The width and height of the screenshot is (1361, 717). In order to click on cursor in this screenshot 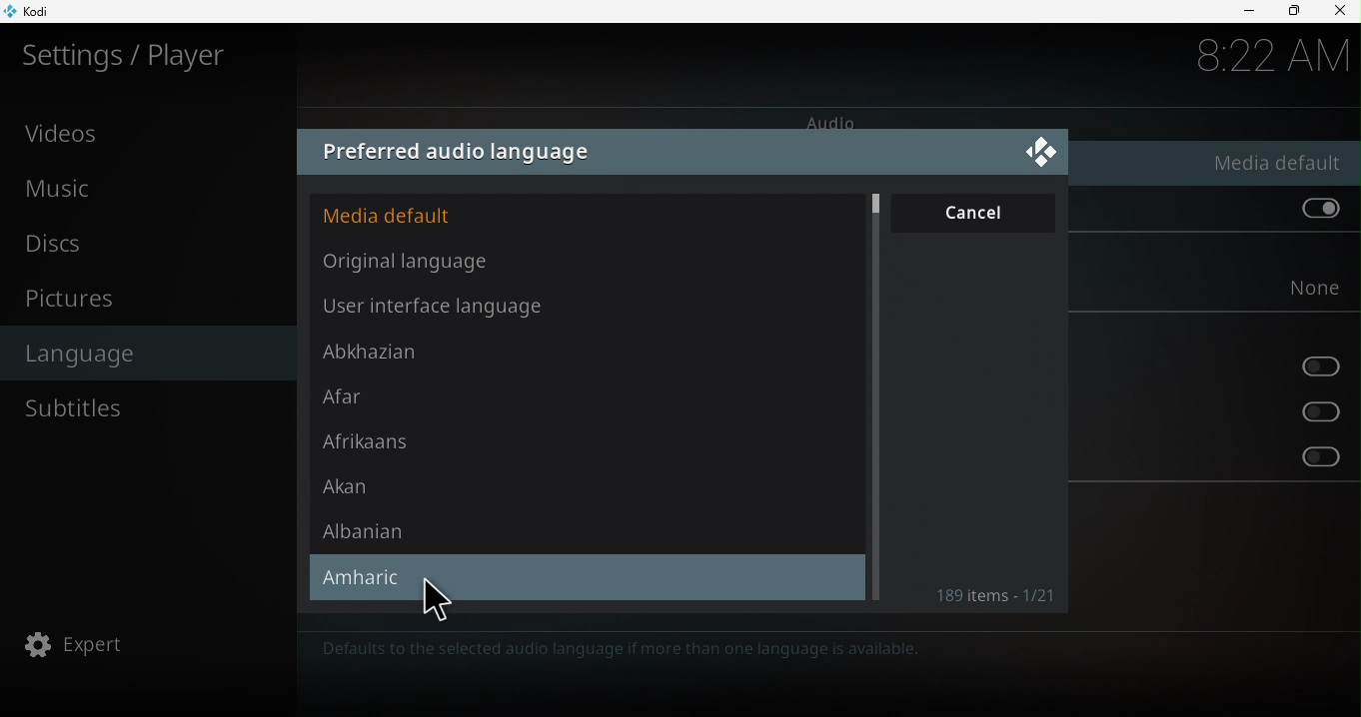, I will do `click(434, 599)`.